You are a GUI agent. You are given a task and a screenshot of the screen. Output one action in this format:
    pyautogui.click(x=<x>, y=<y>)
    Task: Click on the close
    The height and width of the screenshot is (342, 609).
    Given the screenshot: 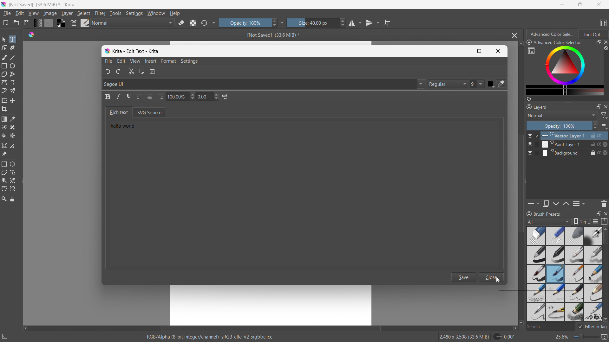 What is the action you would take?
    pyautogui.click(x=599, y=4)
    